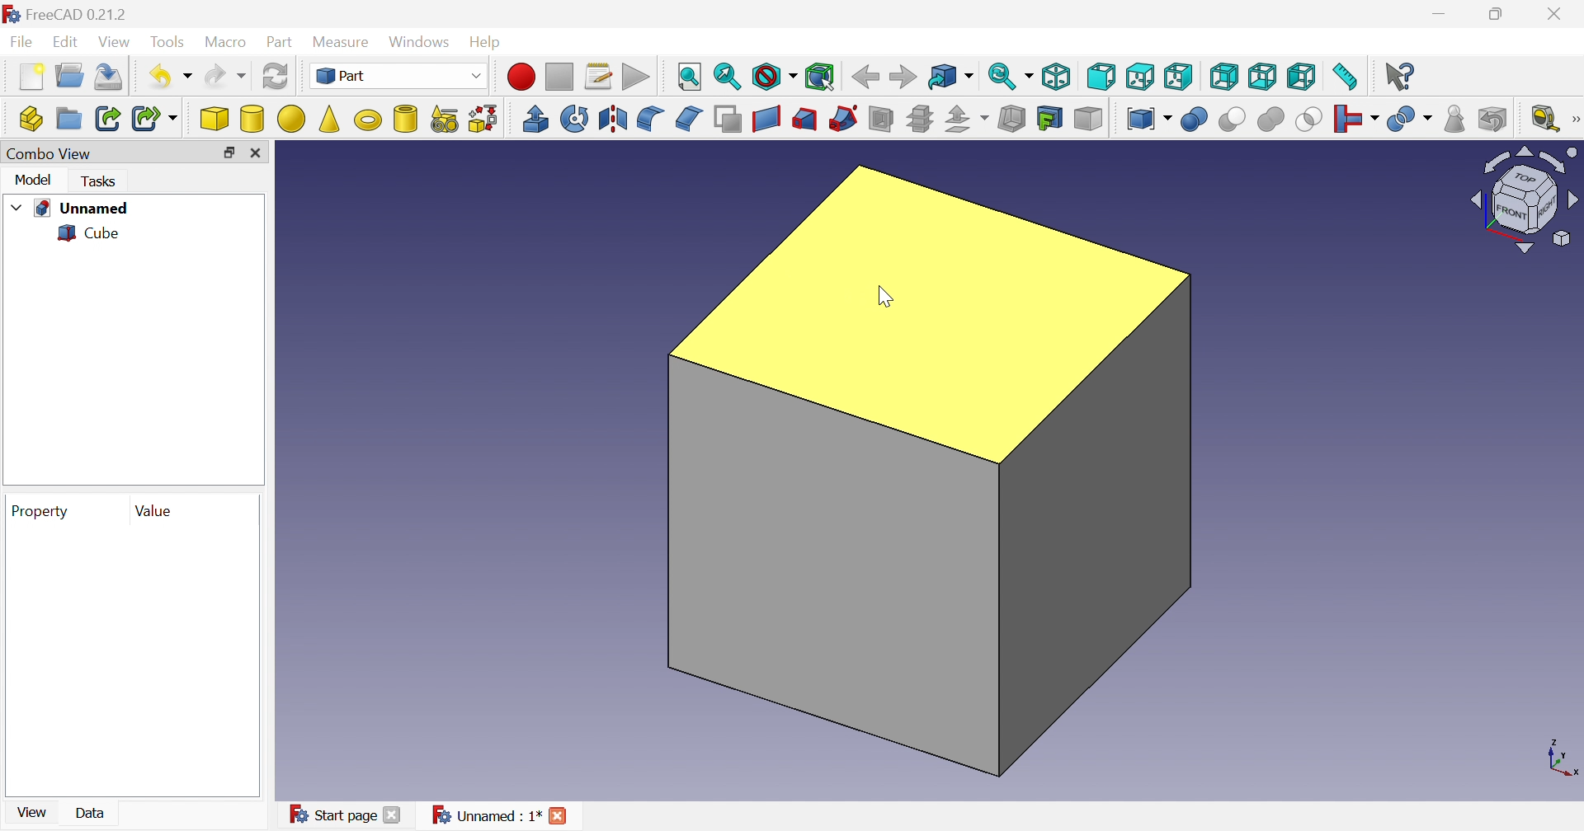 This screenshot has width=1584, height=831. Describe the element at coordinates (252, 120) in the screenshot. I see `Cylinder` at that location.